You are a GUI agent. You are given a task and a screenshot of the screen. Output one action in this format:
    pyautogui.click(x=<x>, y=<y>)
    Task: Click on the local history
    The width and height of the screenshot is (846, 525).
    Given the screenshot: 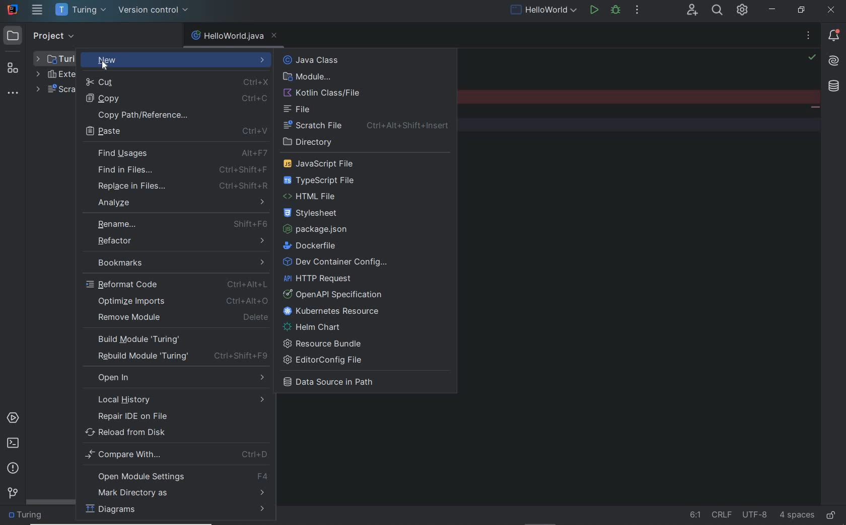 What is the action you would take?
    pyautogui.click(x=173, y=400)
    